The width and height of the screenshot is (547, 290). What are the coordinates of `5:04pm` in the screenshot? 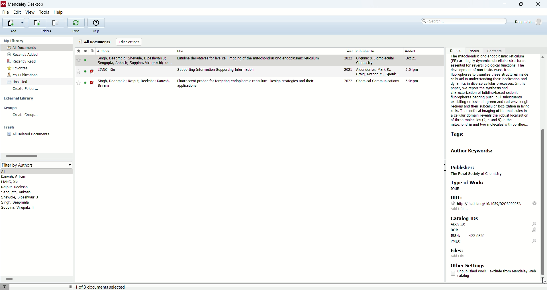 It's located at (412, 69).